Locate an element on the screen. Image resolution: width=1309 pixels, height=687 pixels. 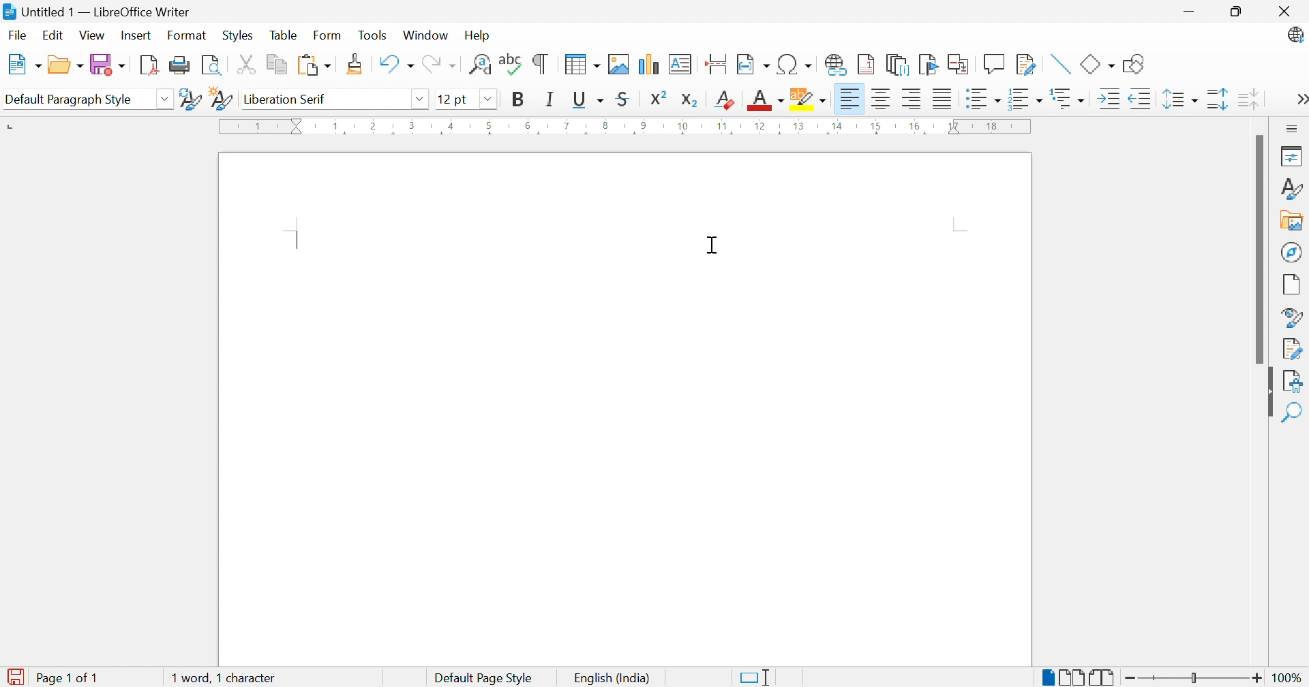
Toggle Formatting Marks is located at coordinates (541, 65).